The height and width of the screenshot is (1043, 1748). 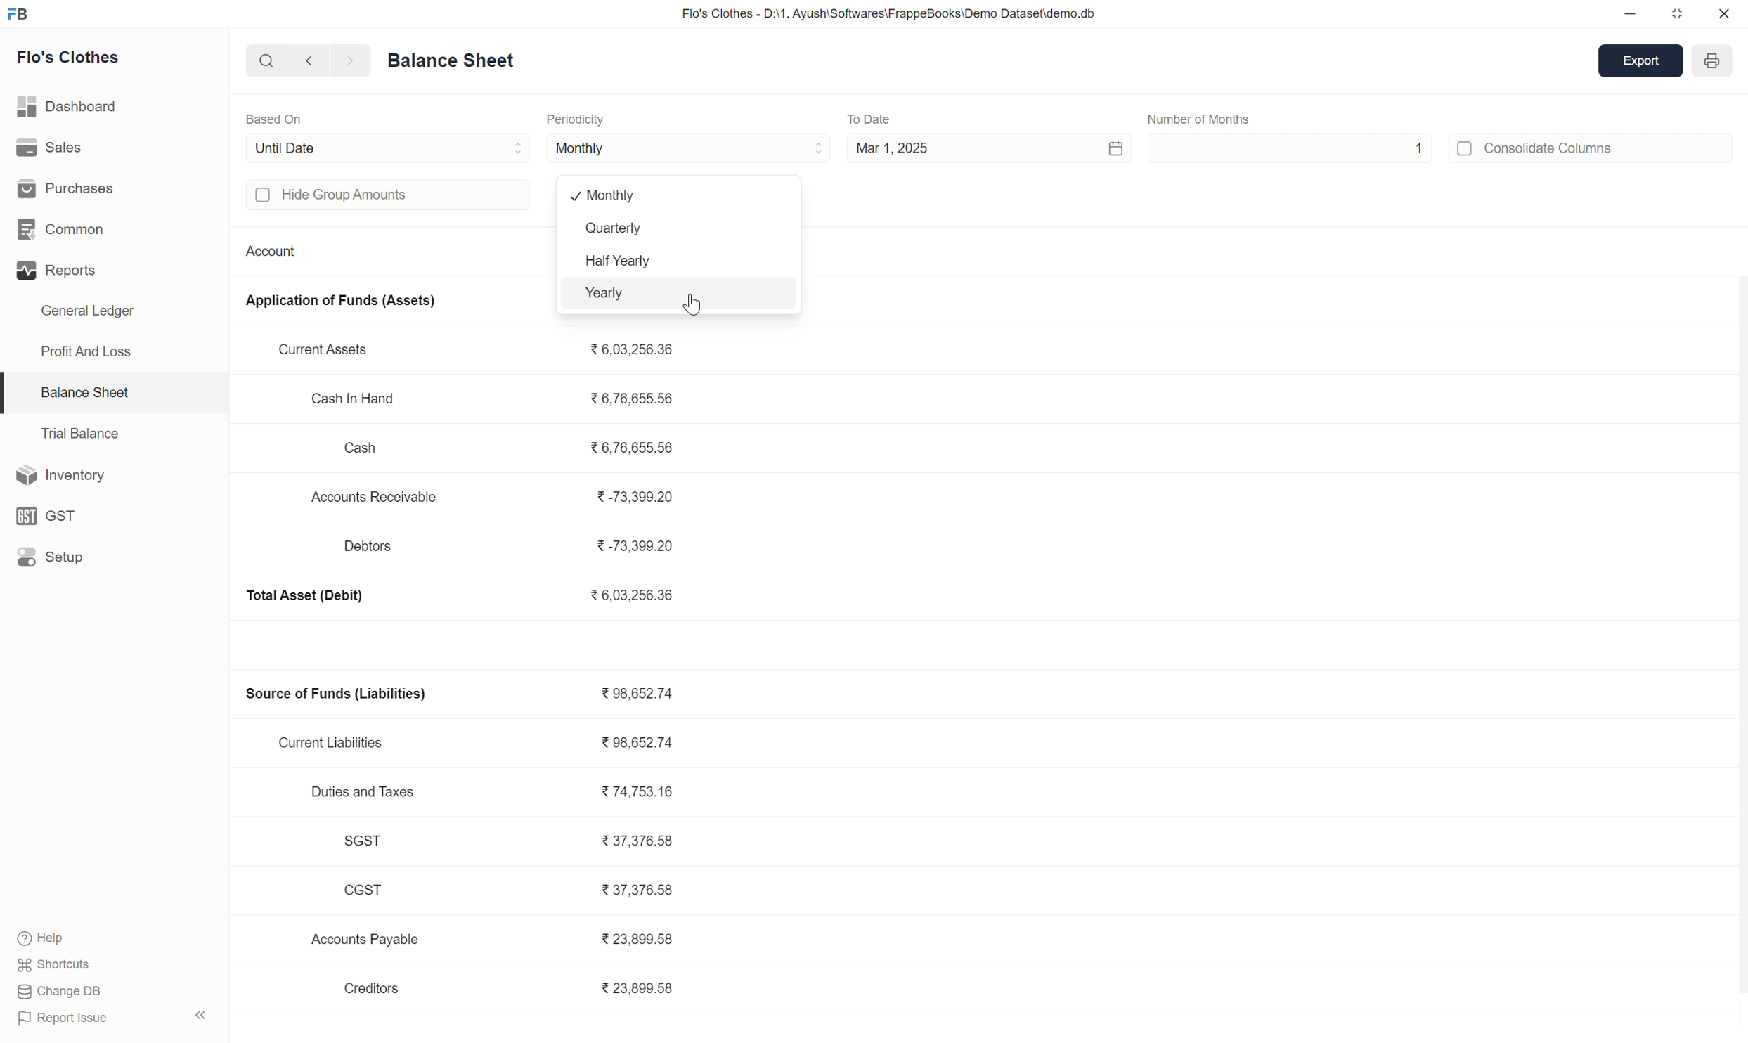 What do you see at coordinates (379, 498) in the screenshot?
I see `Accounts Receivable` at bounding box center [379, 498].